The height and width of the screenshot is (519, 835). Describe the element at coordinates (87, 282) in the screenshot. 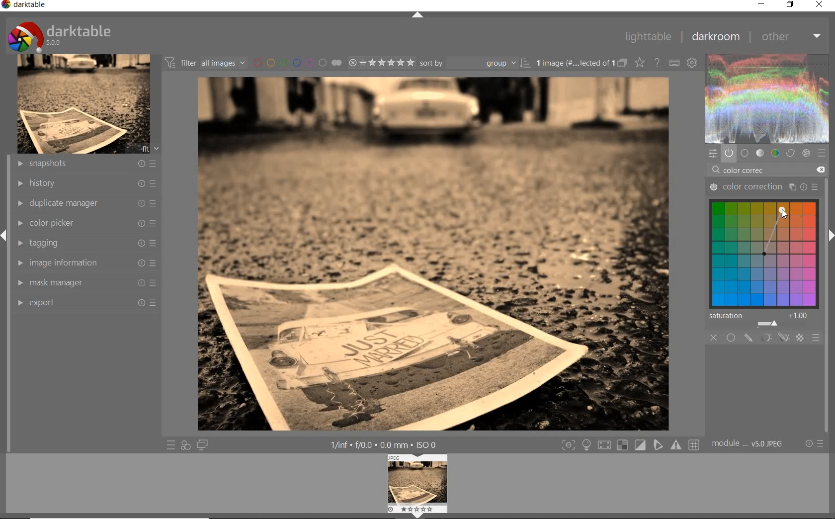

I see `mask manager` at that location.